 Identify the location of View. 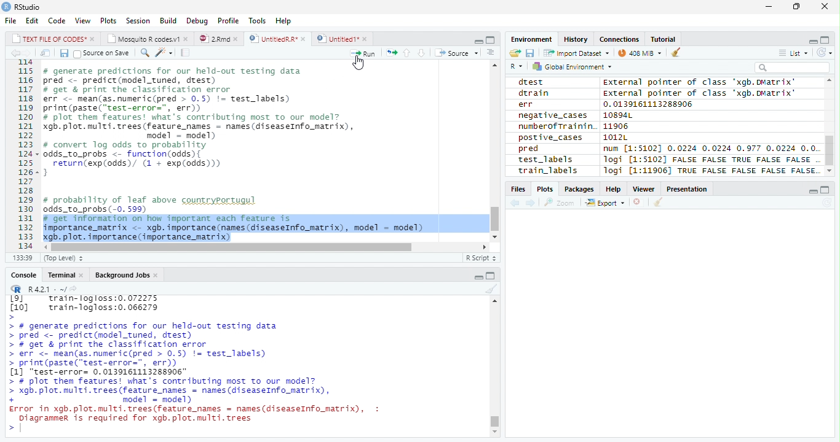
(82, 21).